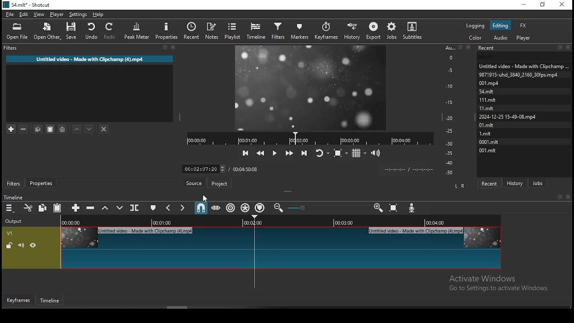  What do you see at coordinates (27, 4) in the screenshot?
I see `icon and file name` at bounding box center [27, 4].